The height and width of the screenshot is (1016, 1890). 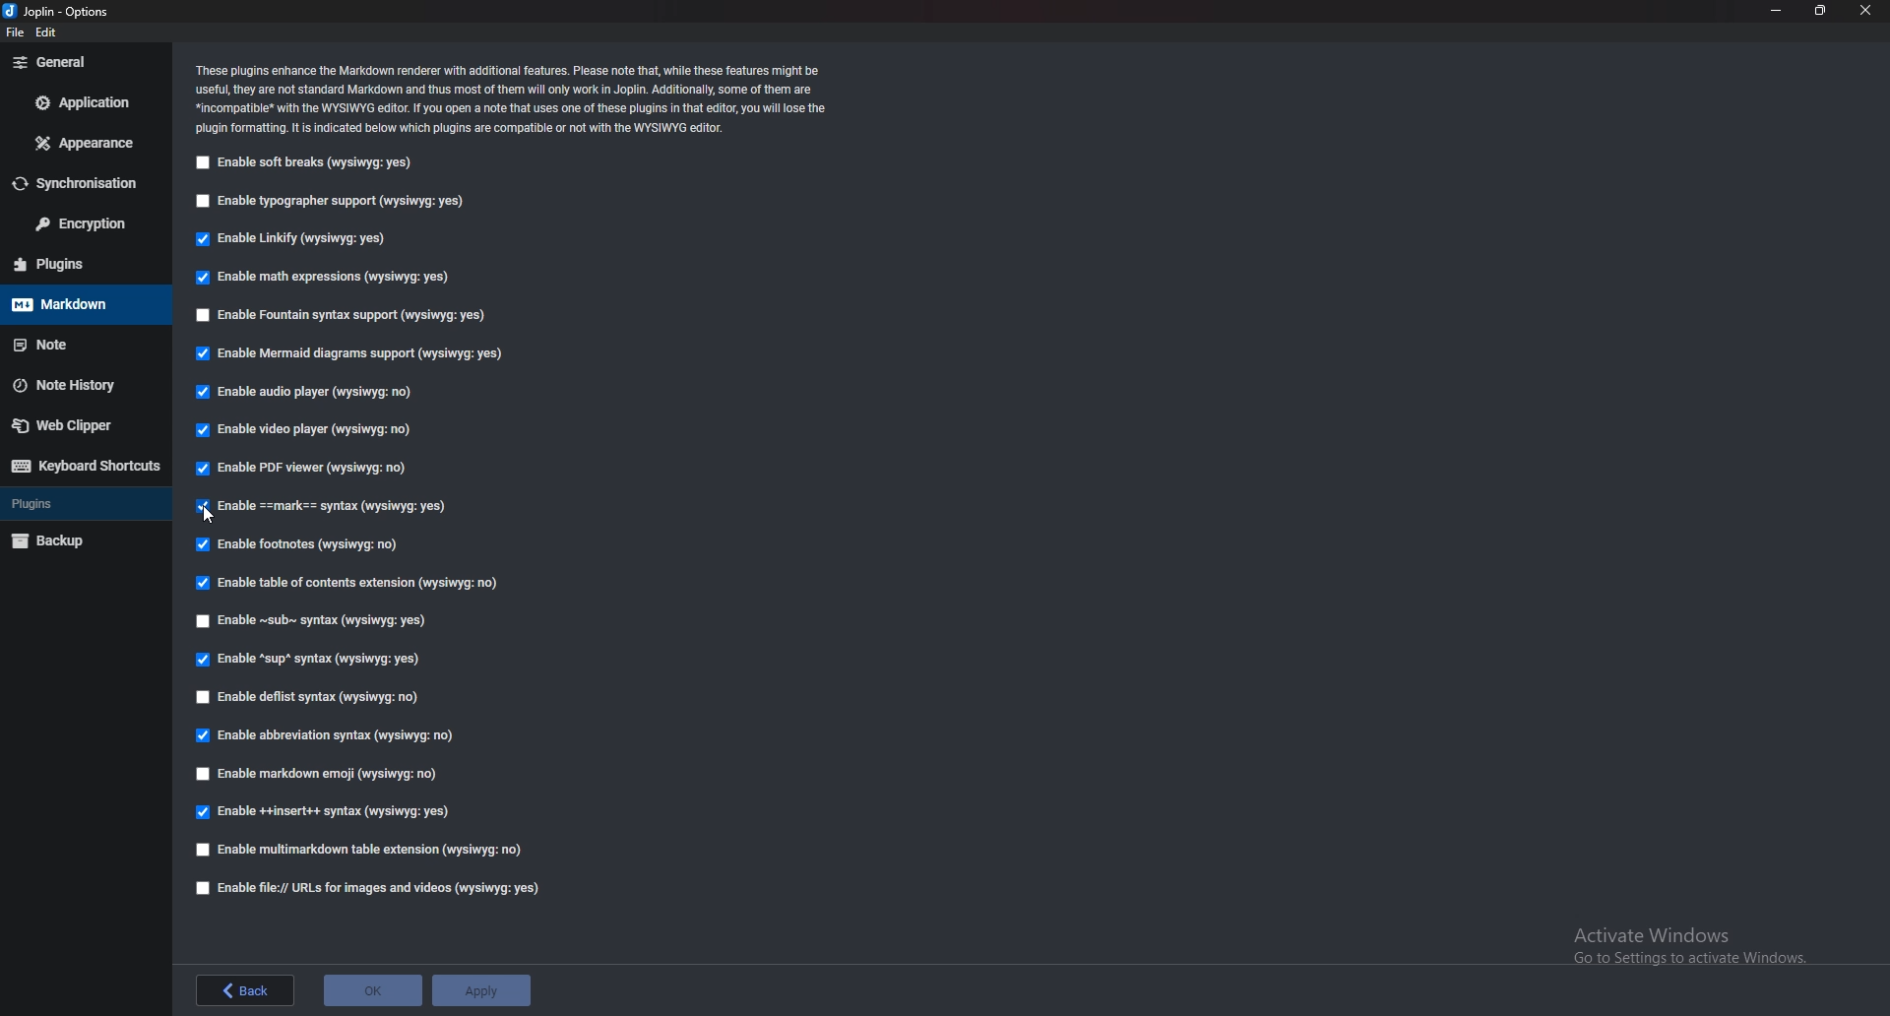 I want to click on Application, so click(x=82, y=103).